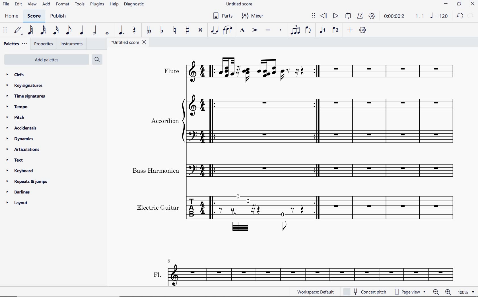 This screenshot has width=478, height=297. Describe the element at coordinates (17, 106) in the screenshot. I see `tempo` at that location.